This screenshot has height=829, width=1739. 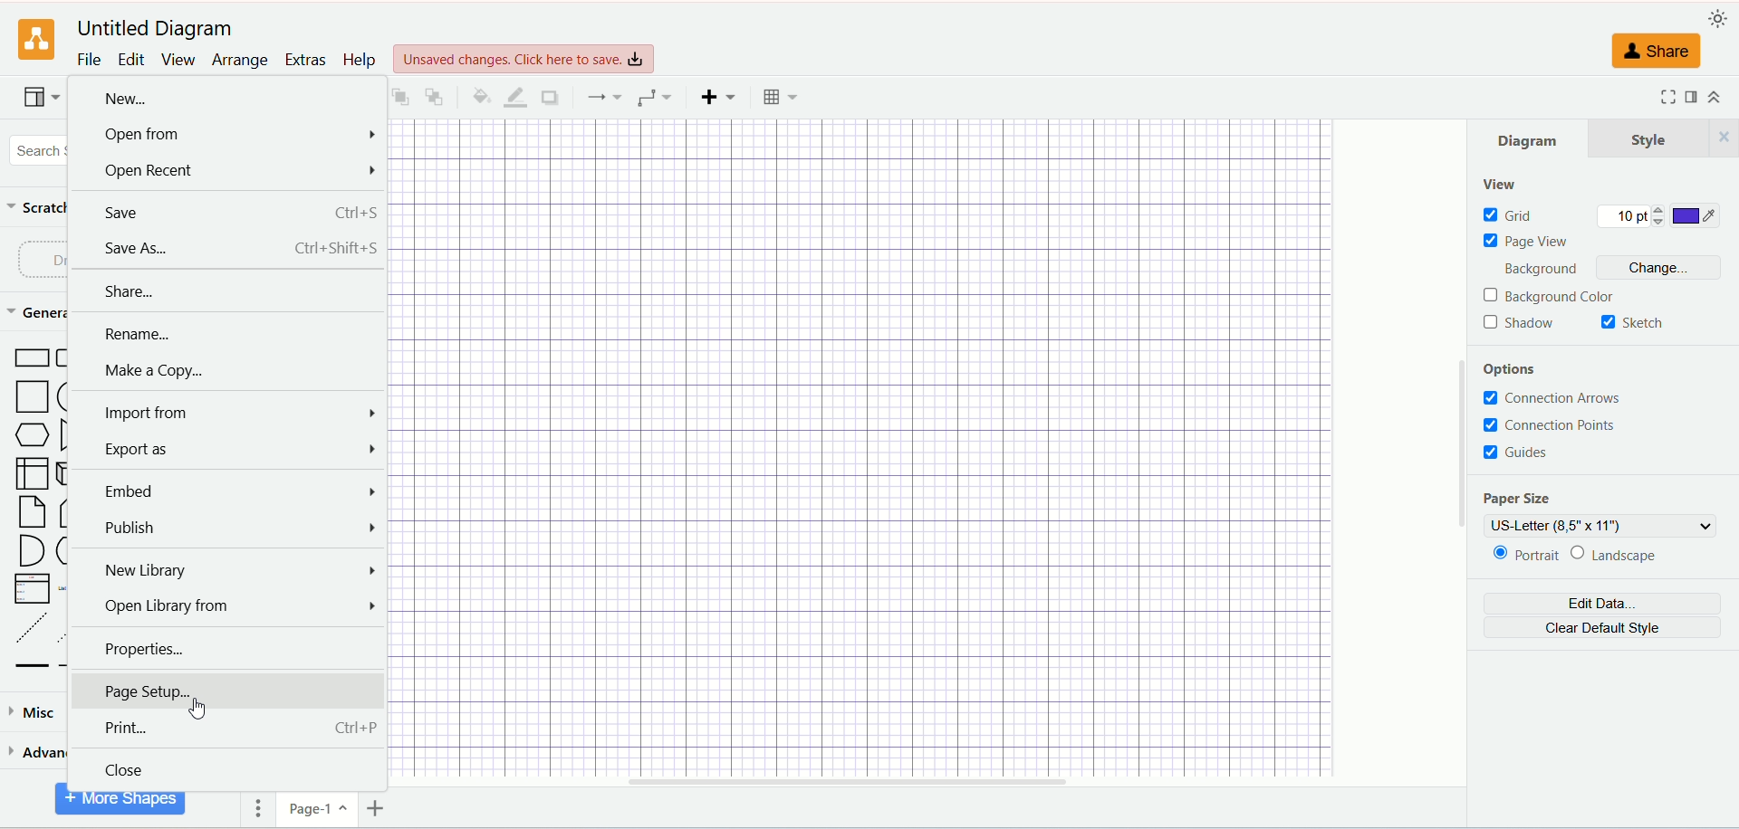 What do you see at coordinates (548, 96) in the screenshot?
I see `shadow` at bounding box center [548, 96].